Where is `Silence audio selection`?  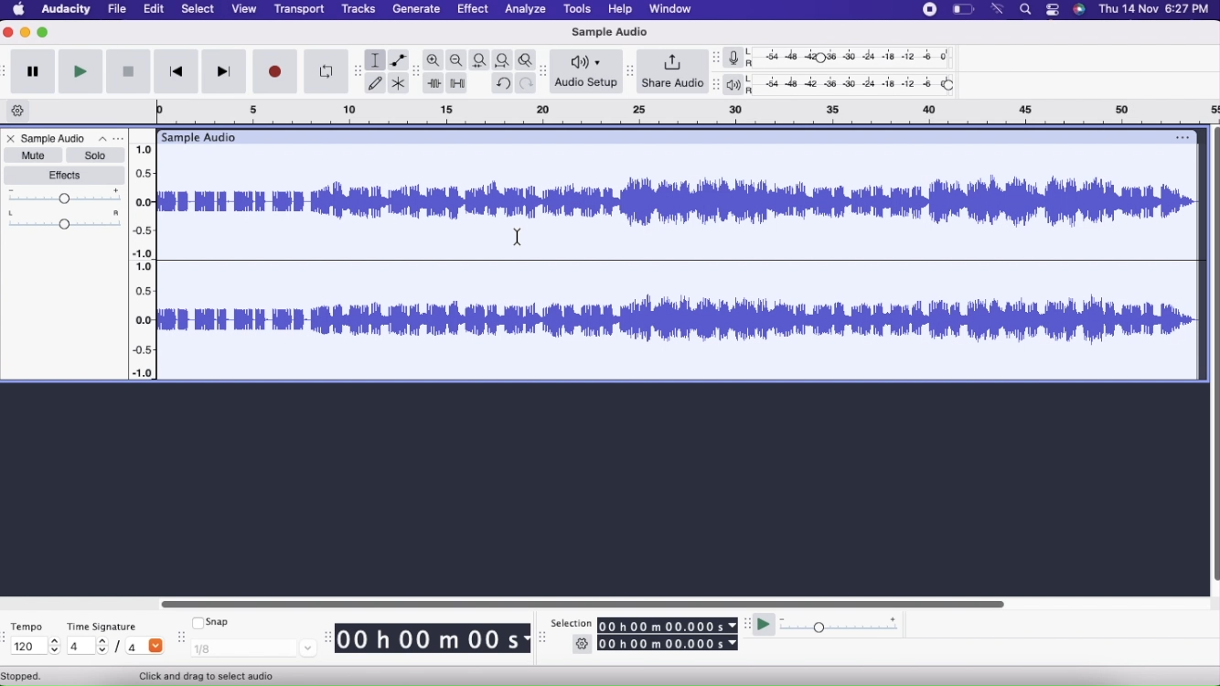
Silence audio selection is located at coordinates (456, 83).